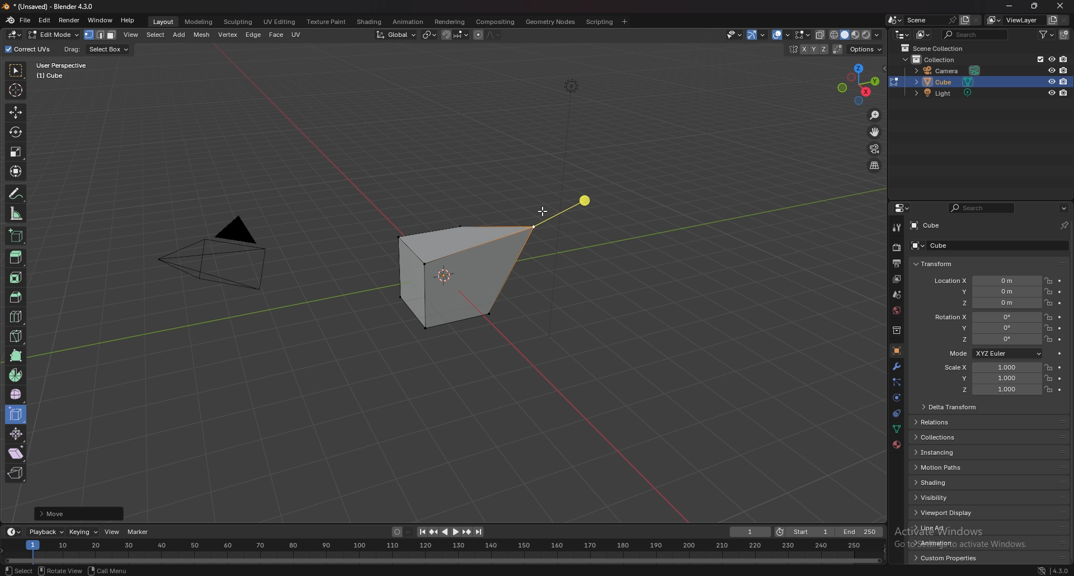 Image resolution: width=1074 pixels, height=576 pixels. Describe the element at coordinates (83, 532) in the screenshot. I see `keying` at that location.